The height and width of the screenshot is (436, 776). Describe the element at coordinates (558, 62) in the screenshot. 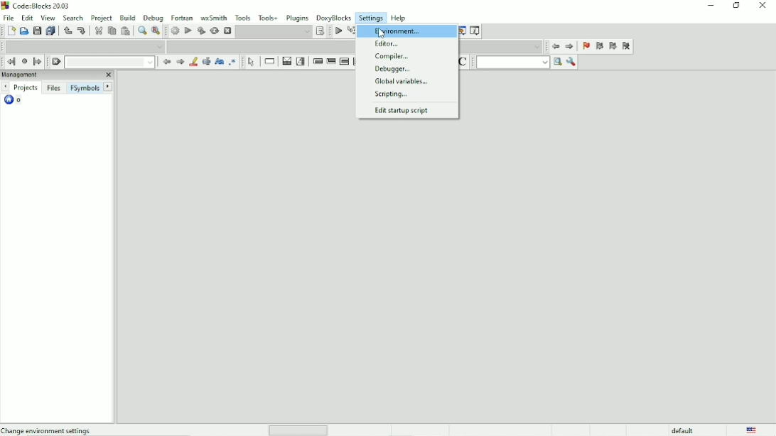

I see `search` at that location.